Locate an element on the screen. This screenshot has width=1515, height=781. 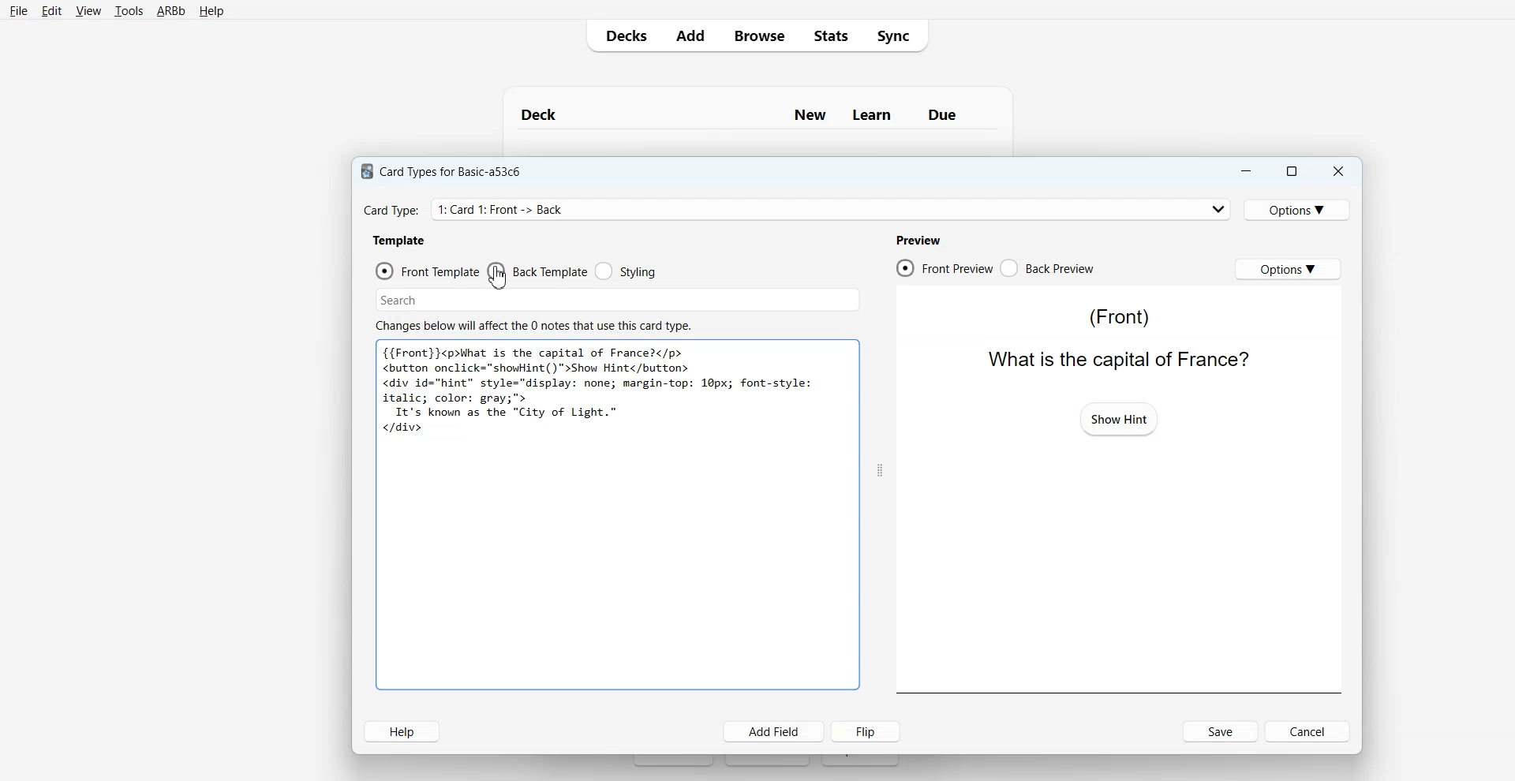
Back Template is located at coordinates (537, 271).